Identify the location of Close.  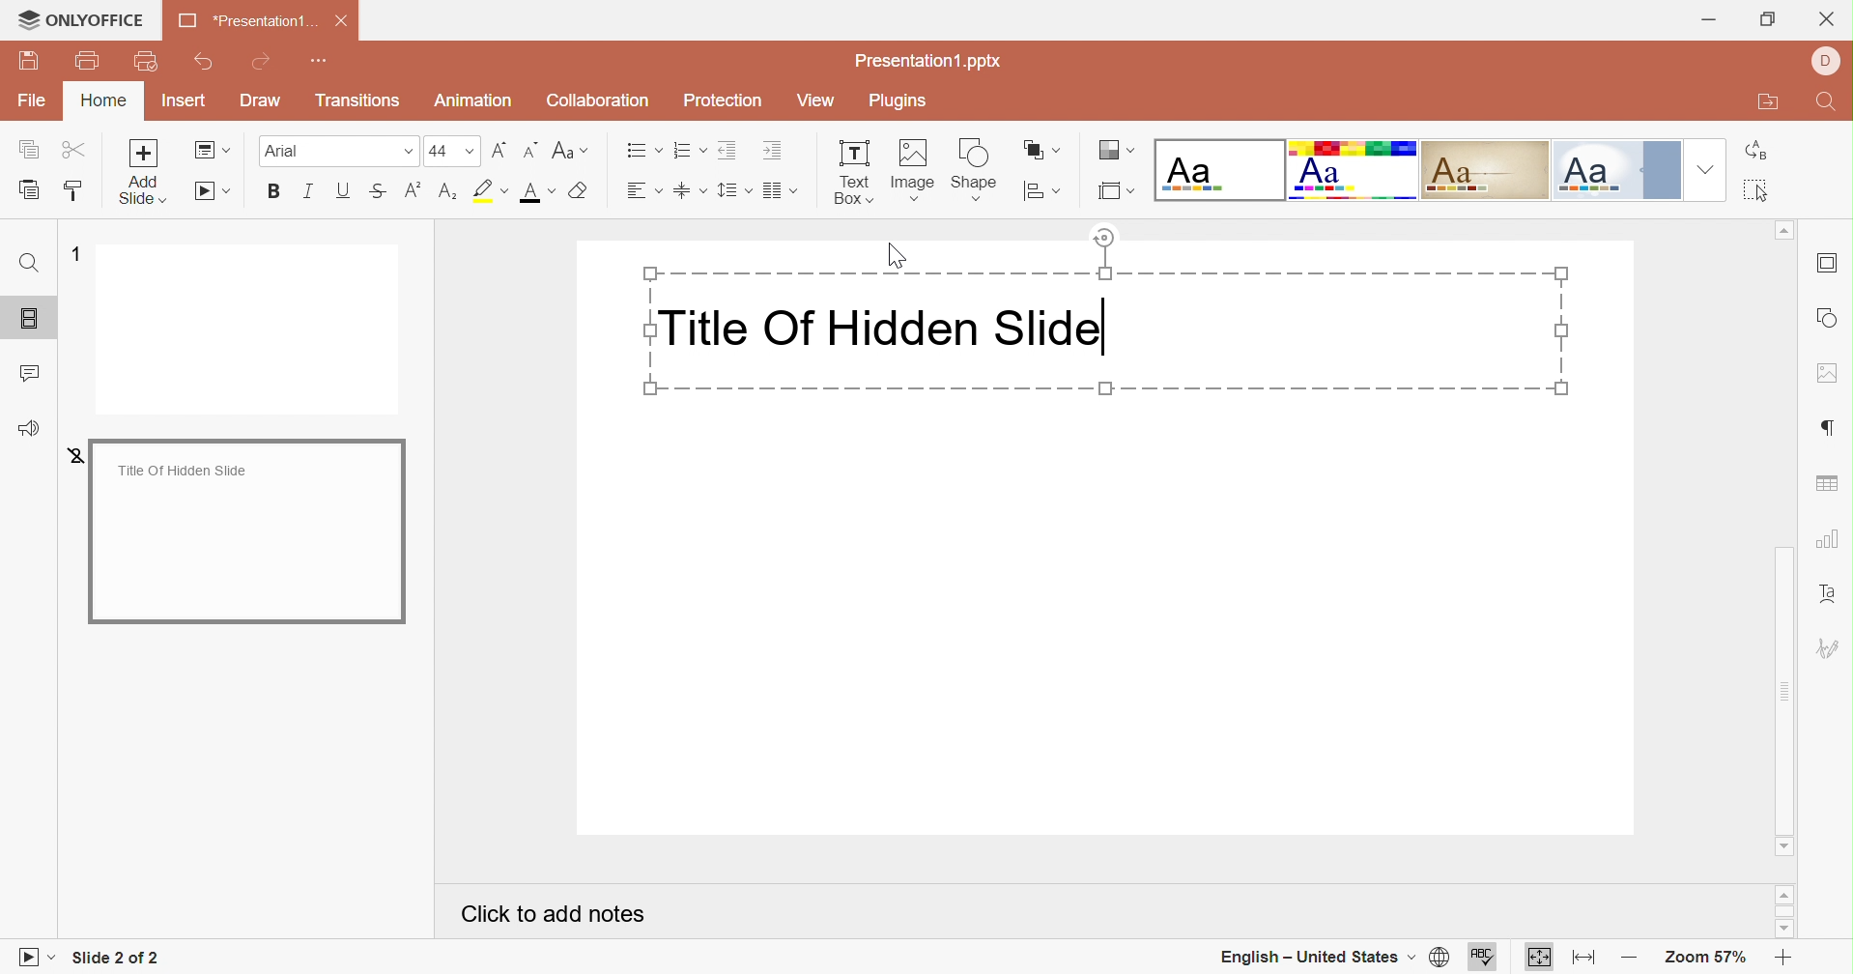
(1829, 16).